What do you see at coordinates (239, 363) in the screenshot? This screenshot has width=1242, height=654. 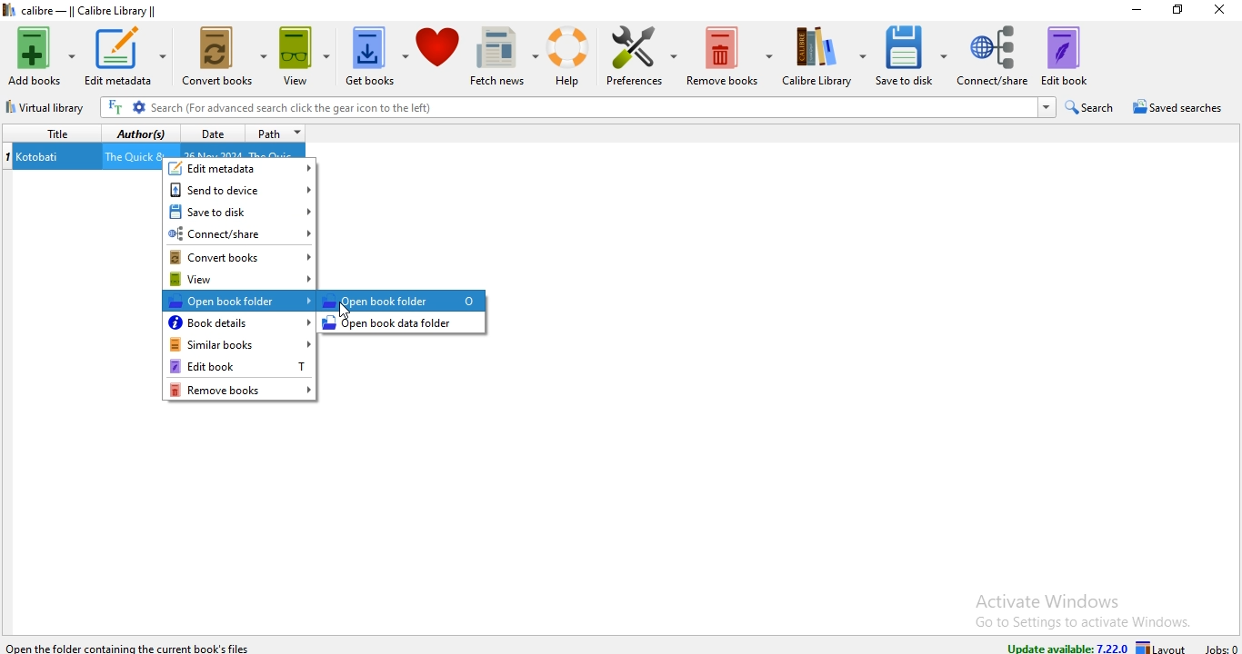 I see `edit book   T` at bounding box center [239, 363].